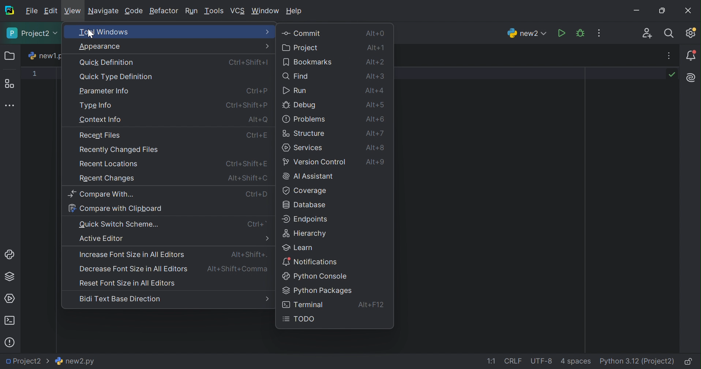 The width and height of the screenshot is (701, 369). What do you see at coordinates (636, 361) in the screenshot?
I see `Python 3.12 (Project2)` at bounding box center [636, 361].